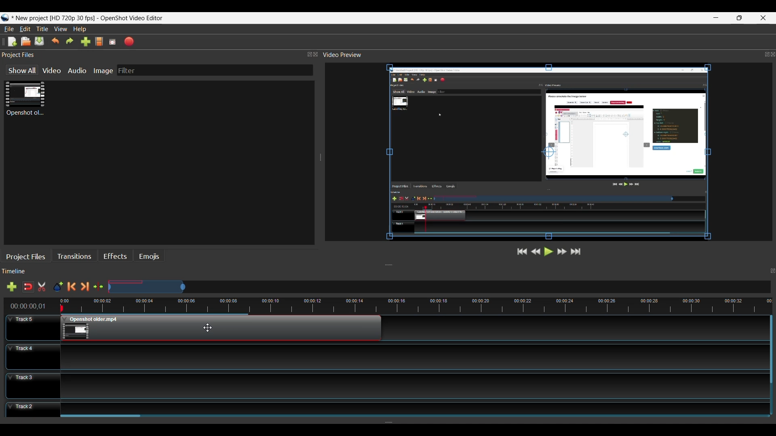  Describe the element at coordinates (40, 42) in the screenshot. I see `Save File` at that location.